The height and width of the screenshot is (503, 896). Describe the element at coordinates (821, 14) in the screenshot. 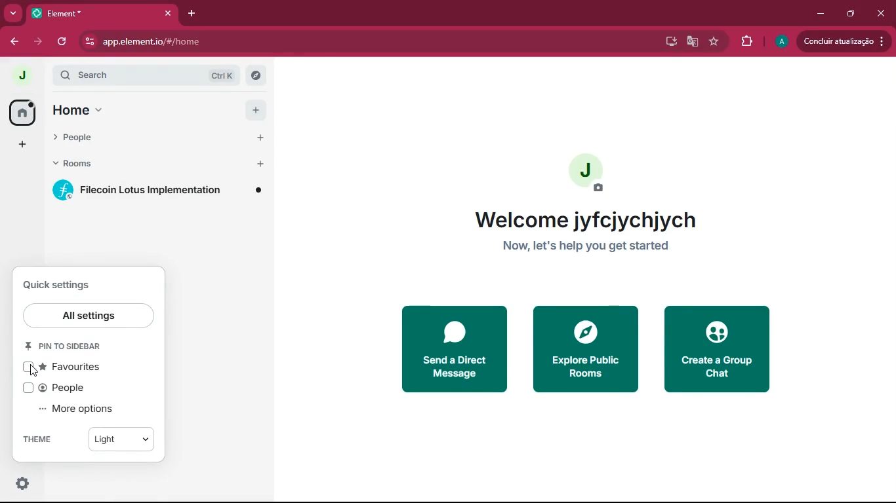

I see `minimize` at that location.